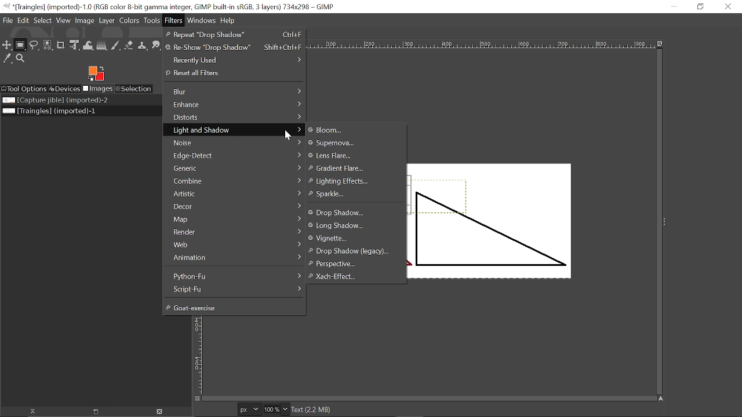 This screenshot has width=742, height=417. I want to click on Zoom options, so click(286, 409).